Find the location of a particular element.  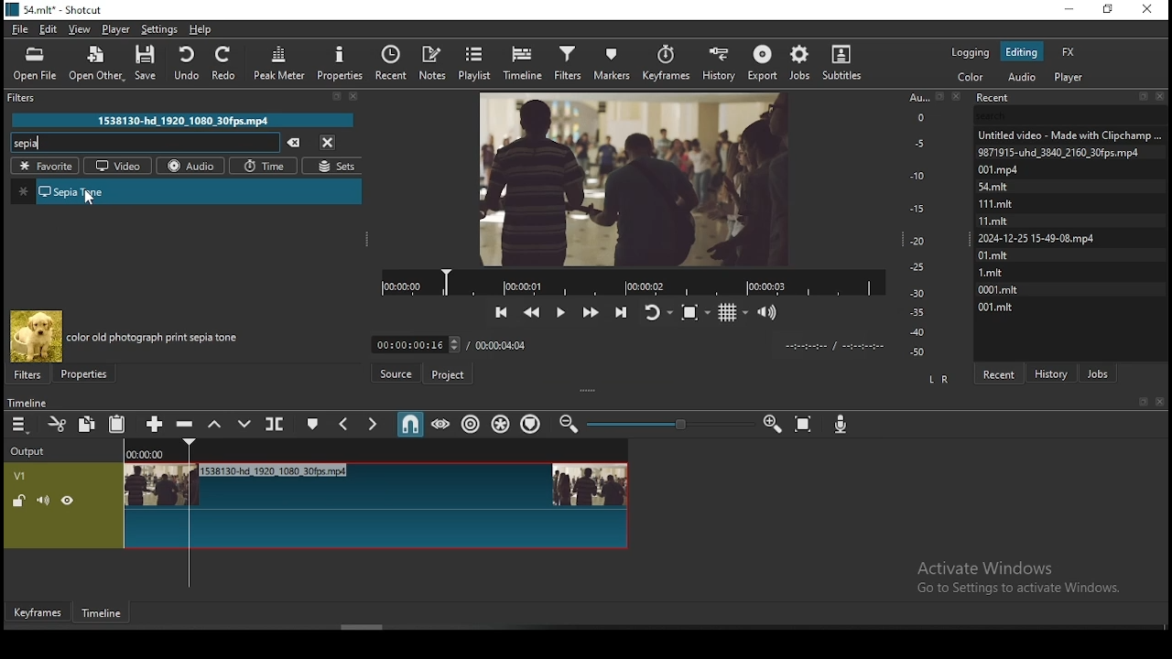

time is located at coordinates (263, 167).